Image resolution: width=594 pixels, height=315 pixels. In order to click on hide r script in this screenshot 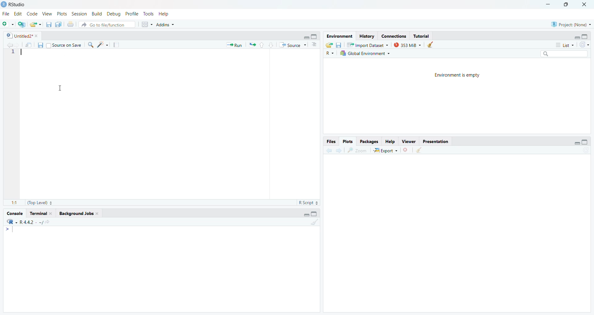, I will do `click(575, 36)`.